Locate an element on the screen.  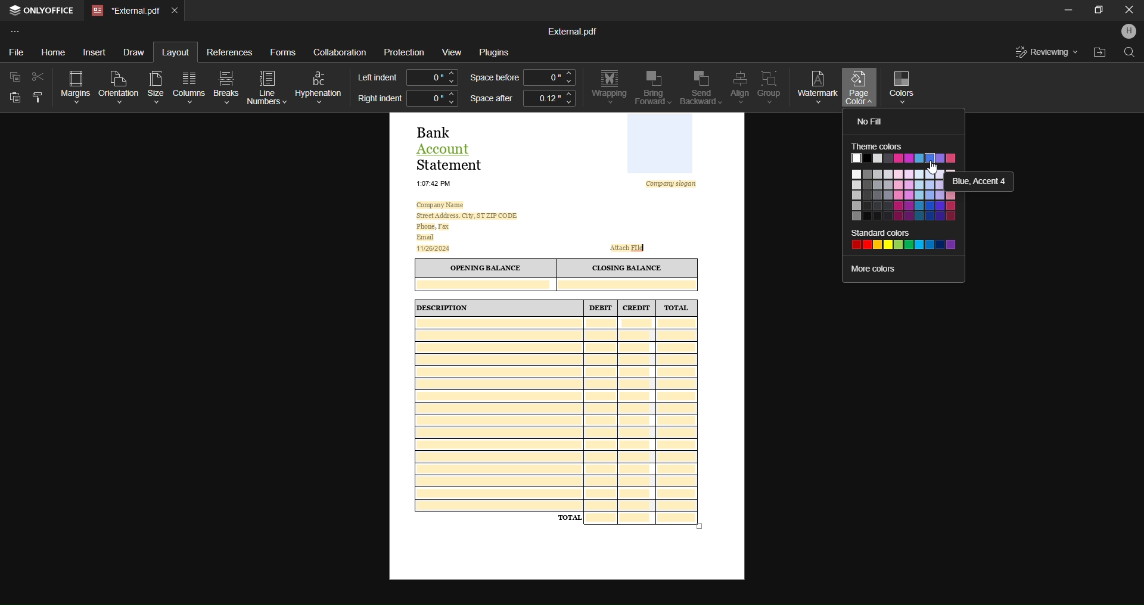
Cut is located at coordinates (36, 76).